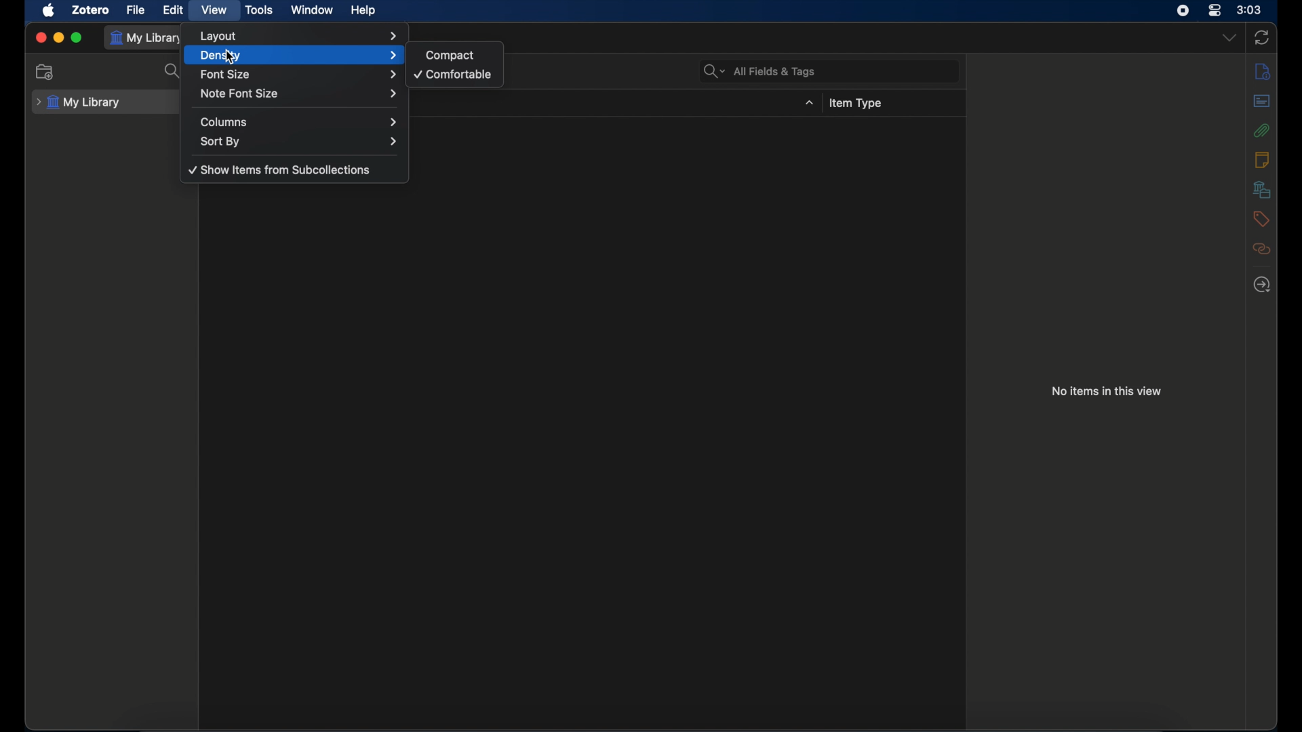 This screenshot has height=732, width=1302. I want to click on attachments, so click(1262, 131).